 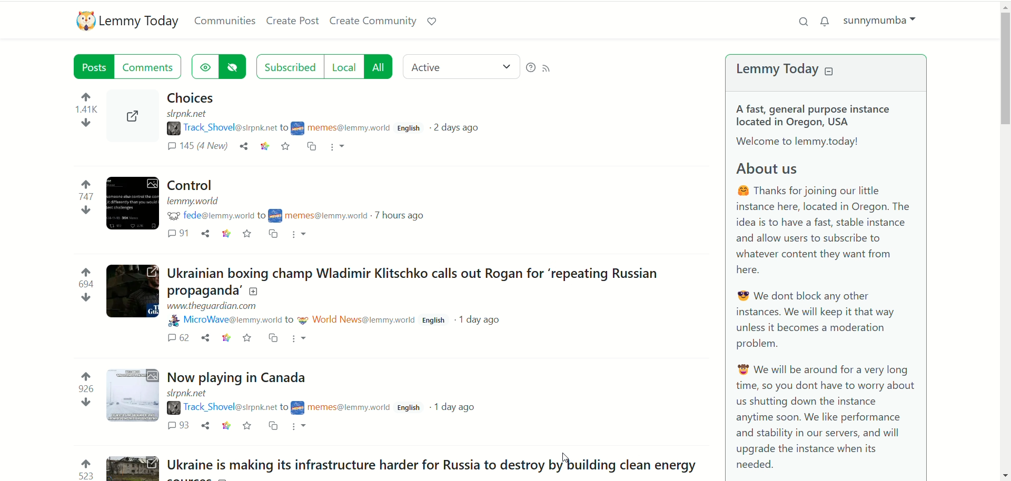 What do you see at coordinates (82, 468) in the screenshot?
I see `votes up and down` at bounding box center [82, 468].